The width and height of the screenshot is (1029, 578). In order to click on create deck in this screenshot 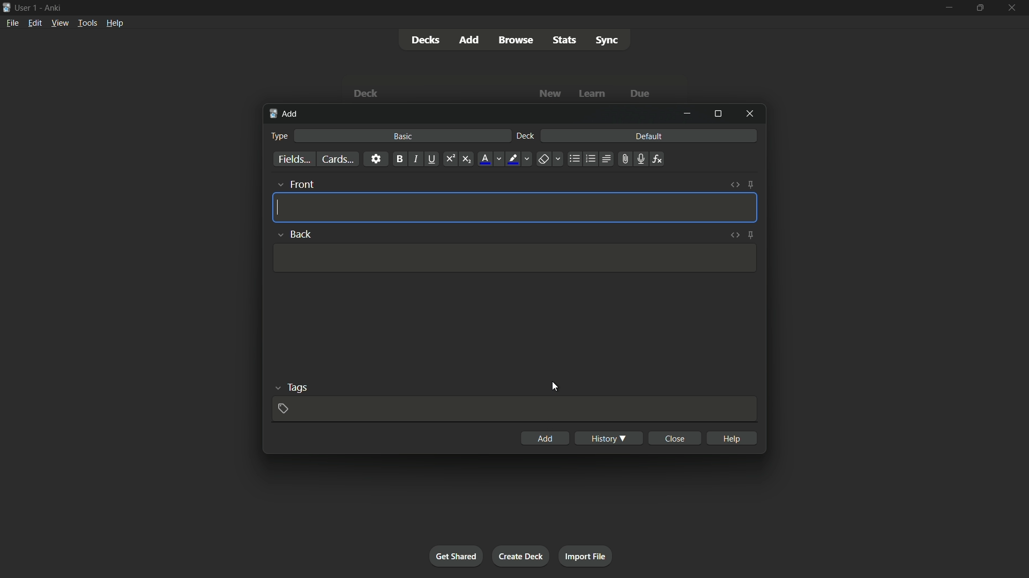, I will do `click(522, 556)`.